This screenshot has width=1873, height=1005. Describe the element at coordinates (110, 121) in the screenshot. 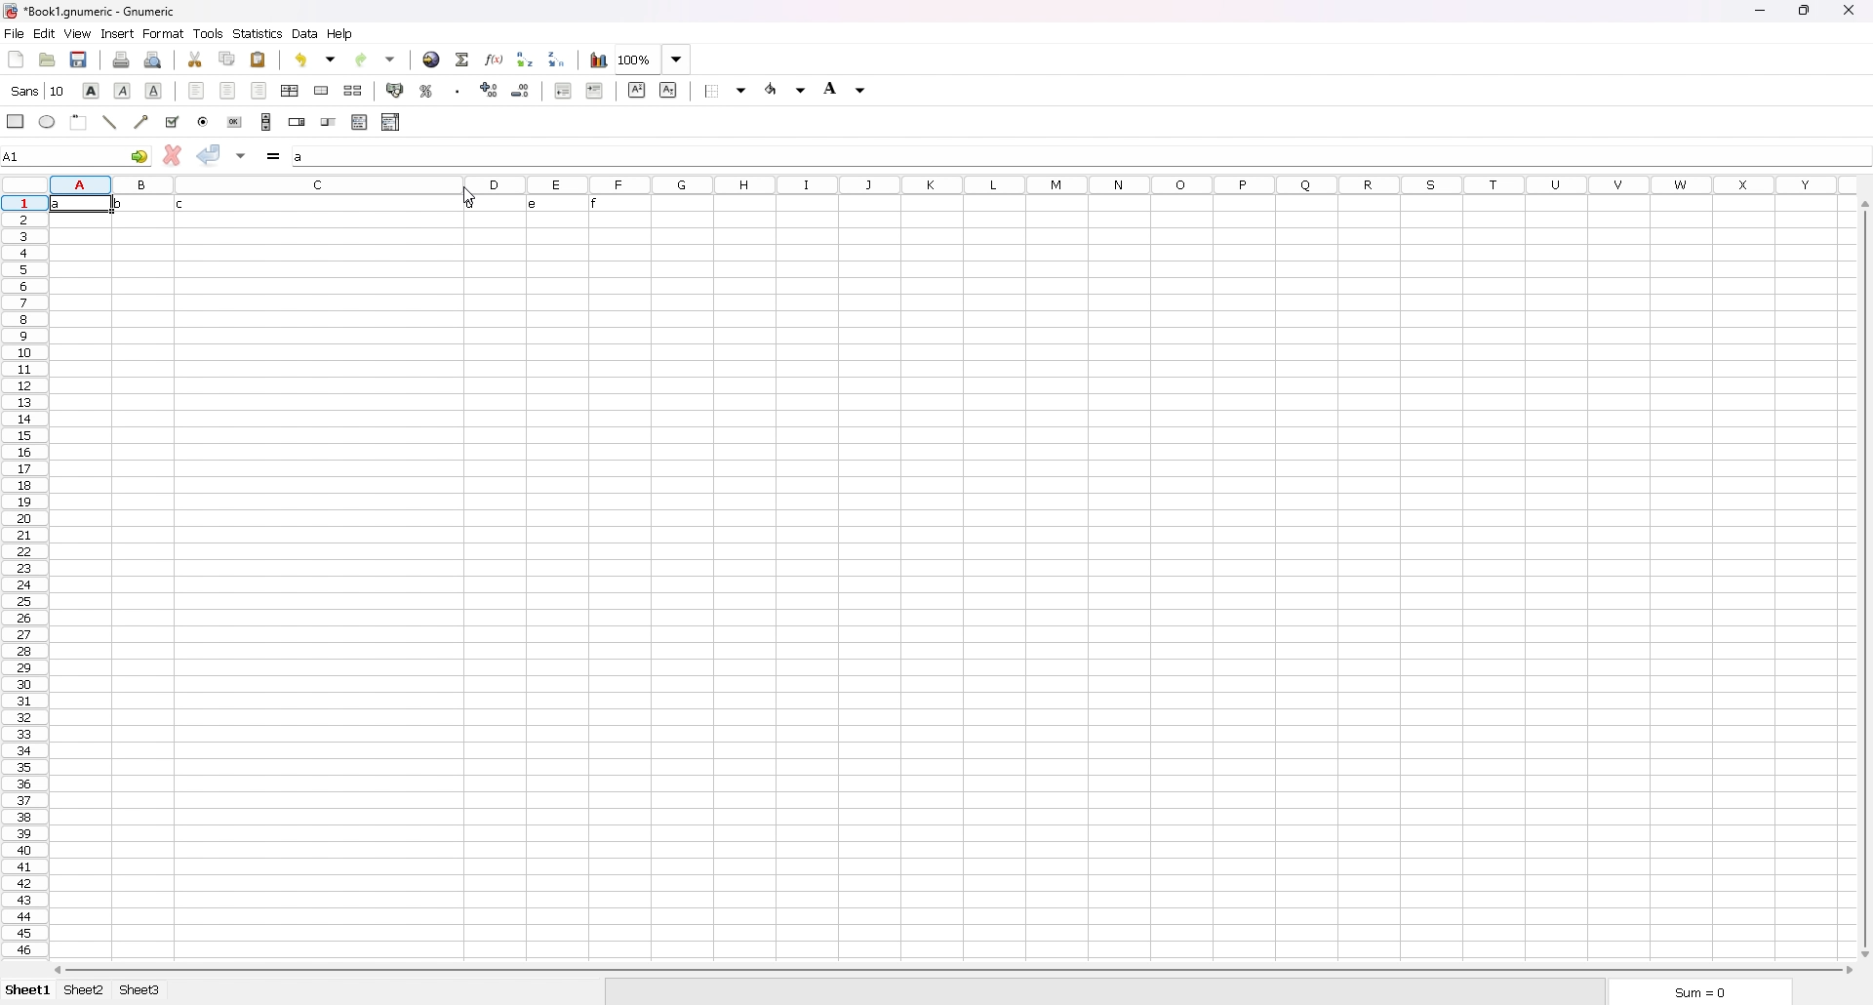

I see `line` at that location.